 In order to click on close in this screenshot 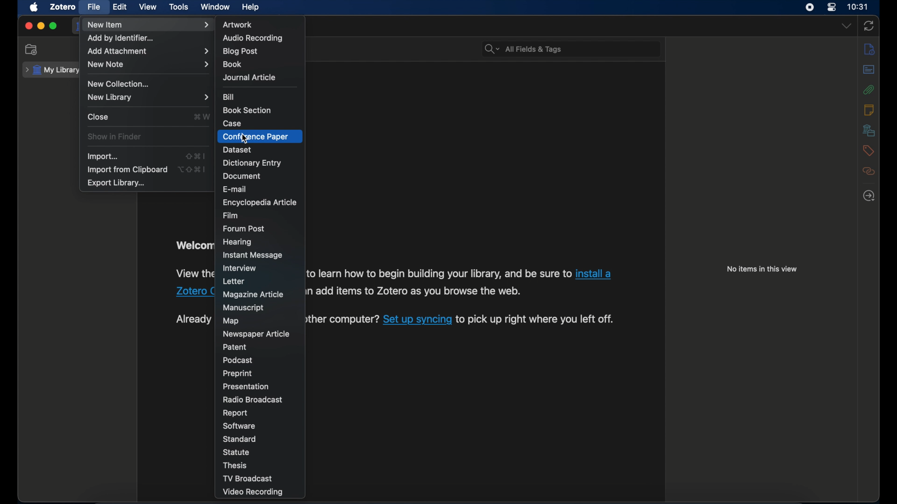, I will do `click(28, 27)`.